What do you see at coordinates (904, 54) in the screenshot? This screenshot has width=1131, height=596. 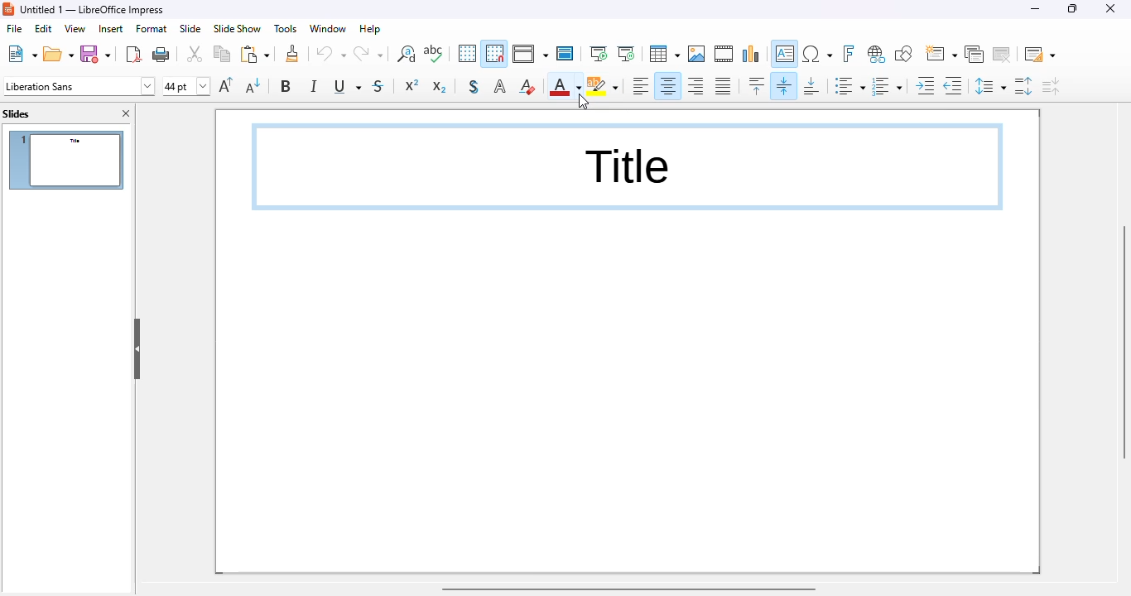 I see `show draw functions` at bounding box center [904, 54].